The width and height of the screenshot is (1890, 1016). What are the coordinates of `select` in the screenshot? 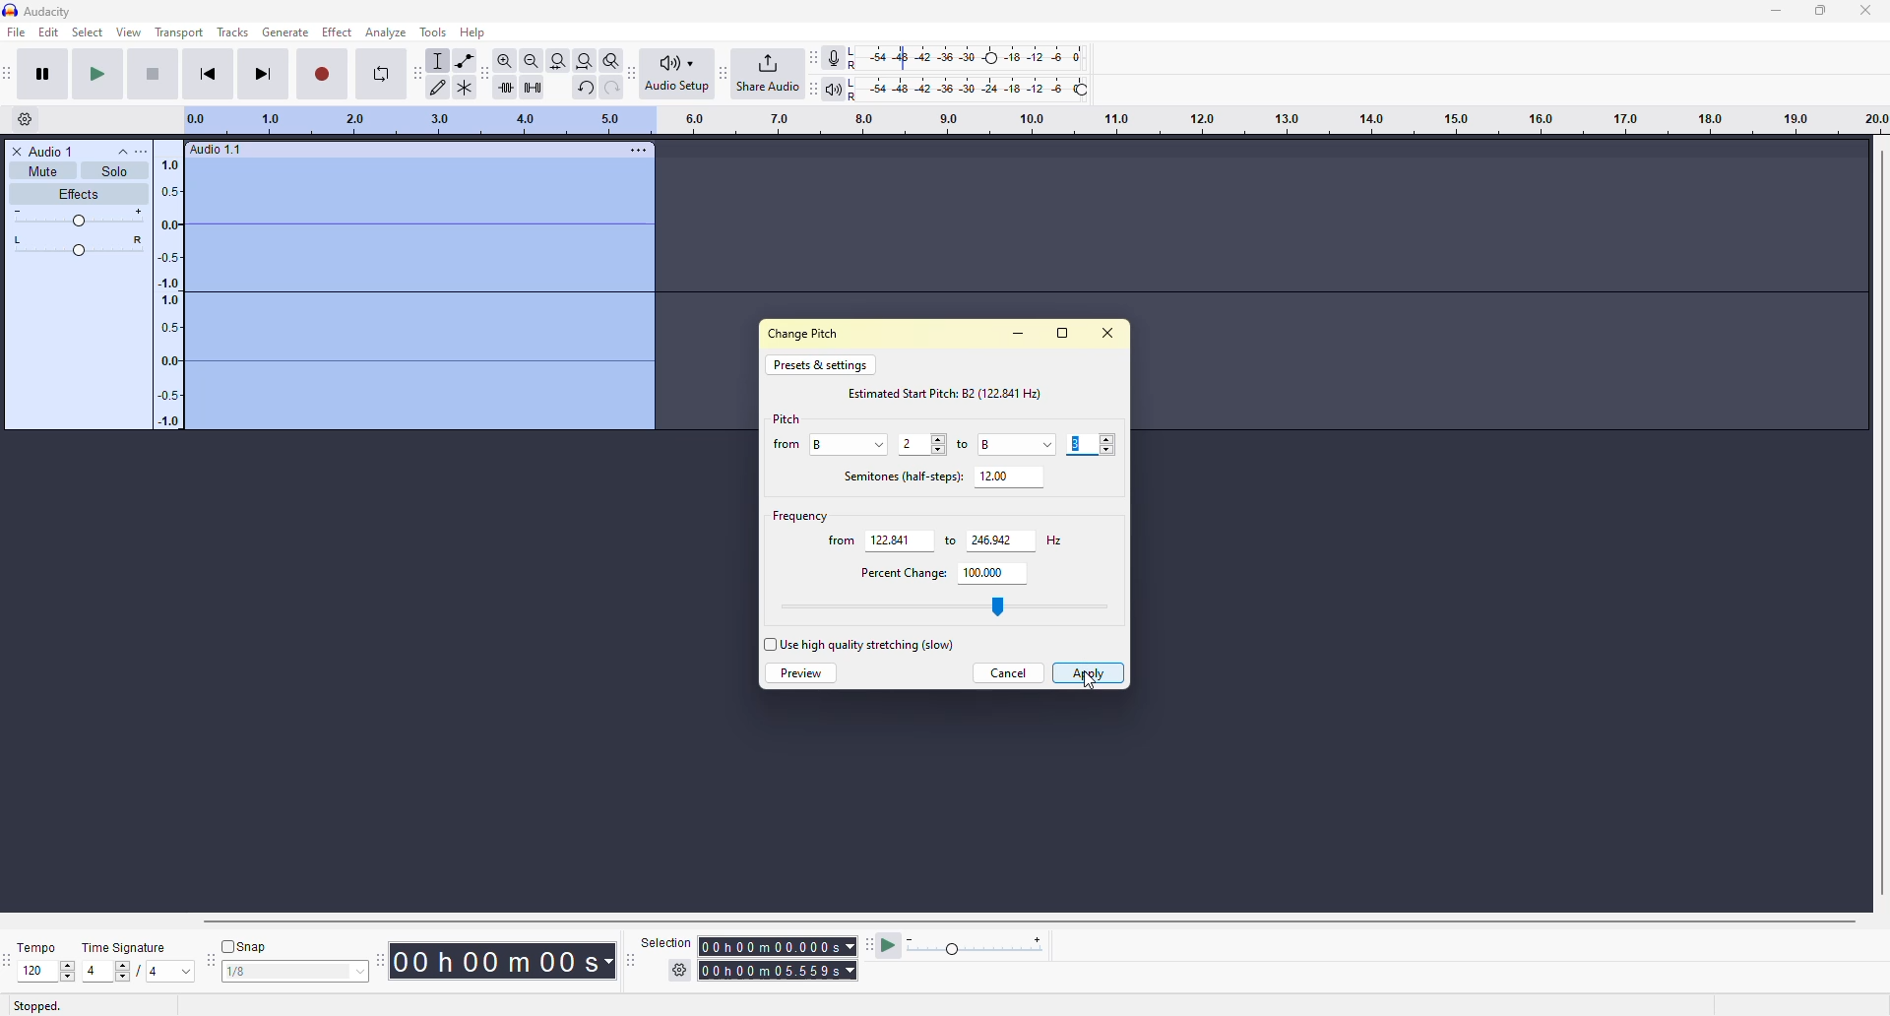 It's located at (87, 32).